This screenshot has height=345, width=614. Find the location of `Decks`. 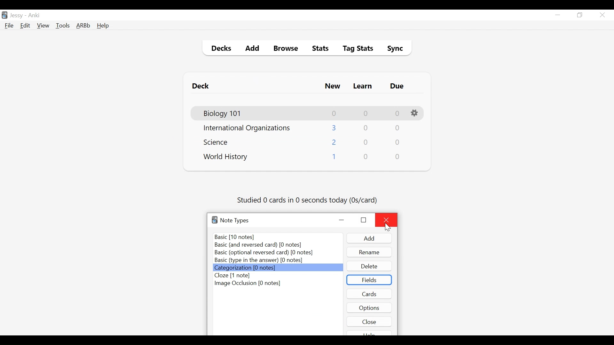

Decks is located at coordinates (220, 49).